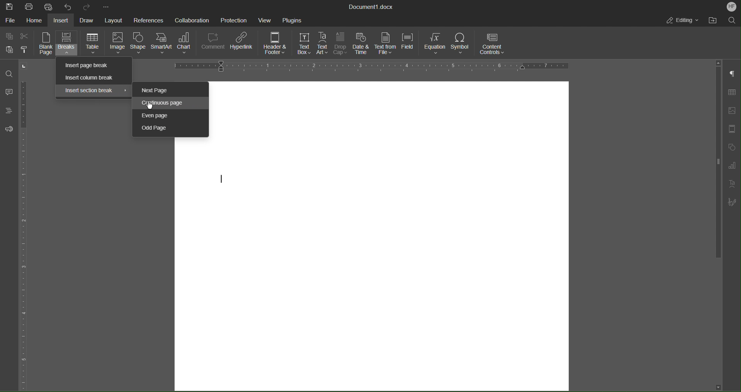  Describe the element at coordinates (731, 111) in the screenshot. I see `Image Settings` at that location.